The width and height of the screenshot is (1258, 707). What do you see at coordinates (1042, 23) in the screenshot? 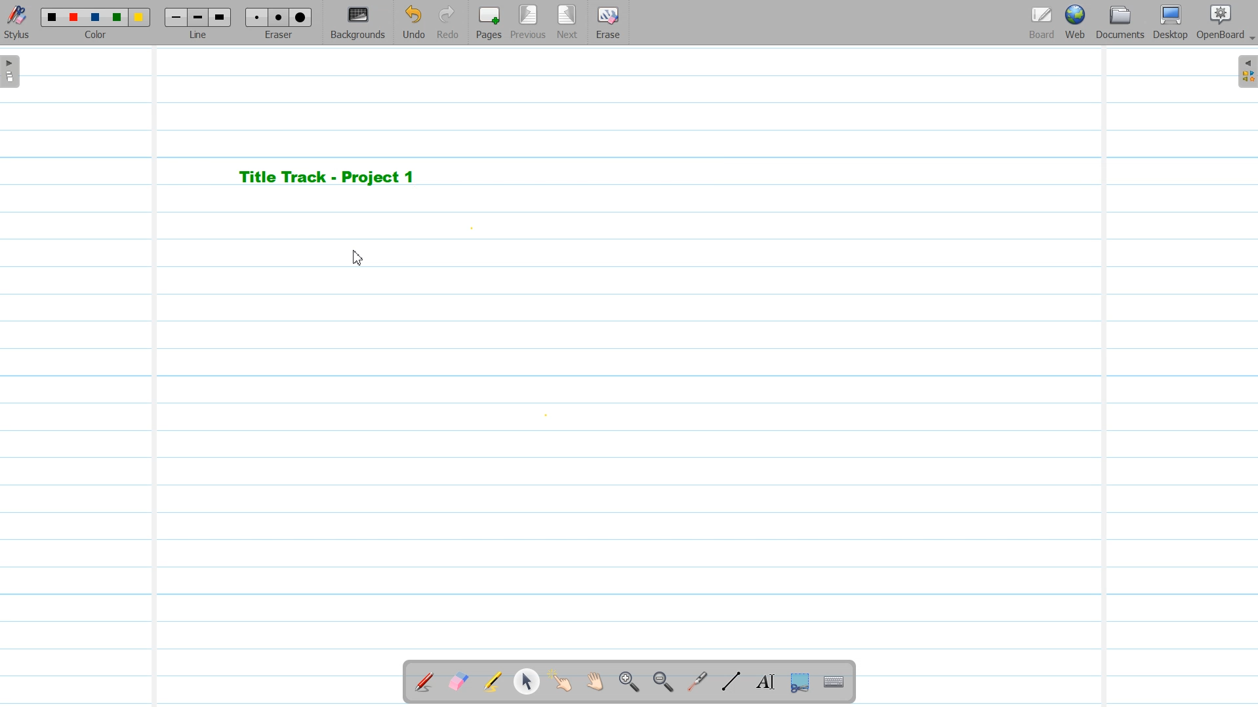
I see `Board` at bounding box center [1042, 23].